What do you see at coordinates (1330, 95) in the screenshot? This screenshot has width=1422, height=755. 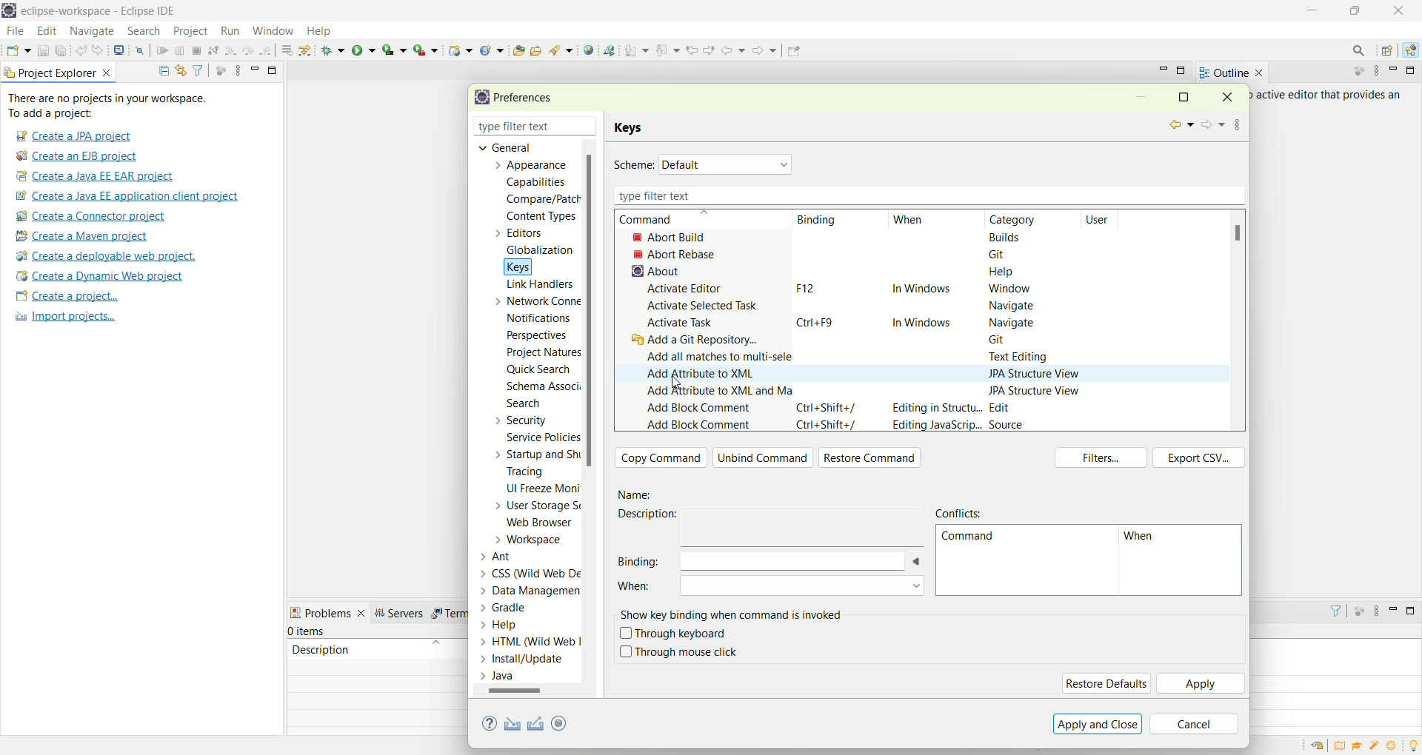 I see ` active editor that provides an outline` at bounding box center [1330, 95].